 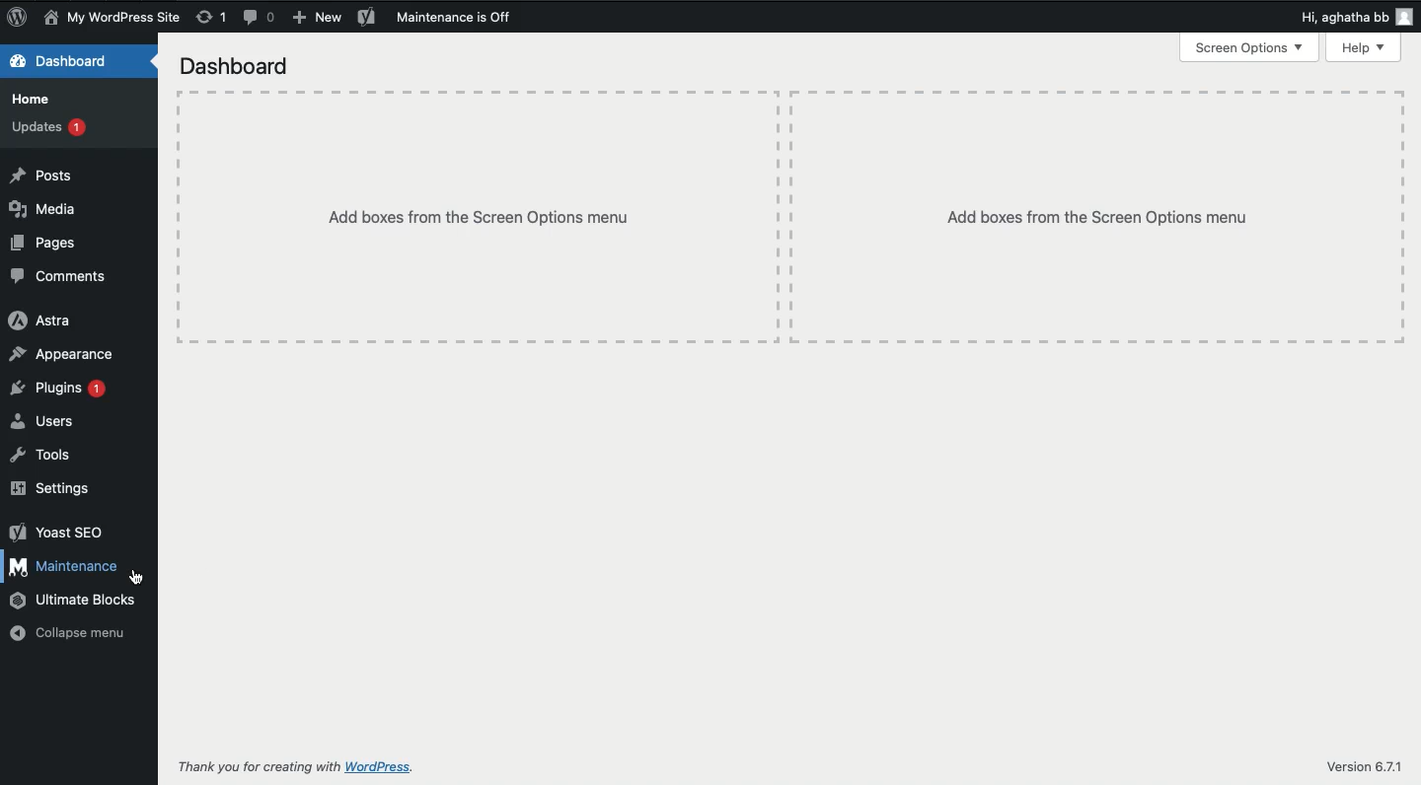 What do you see at coordinates (48, 244) in the screenshot?
I see `Pages` at bounding box center [48, 244].